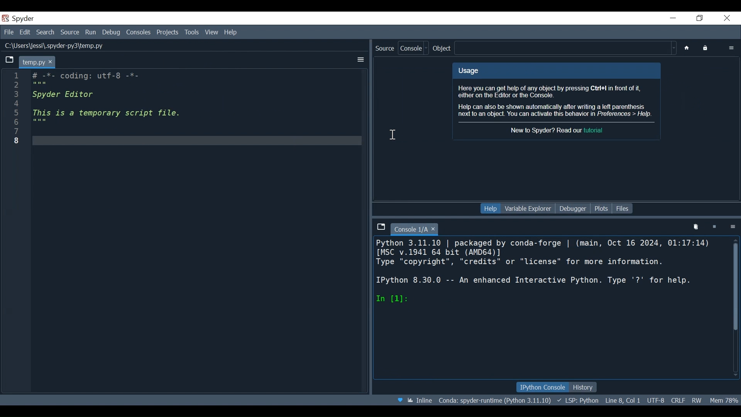 The width and height of the screenshot is (741, 417). What do you see at coordinates (543, 386) in the screenshot?
I see `IPython Console` at bounding box center [543, 386].